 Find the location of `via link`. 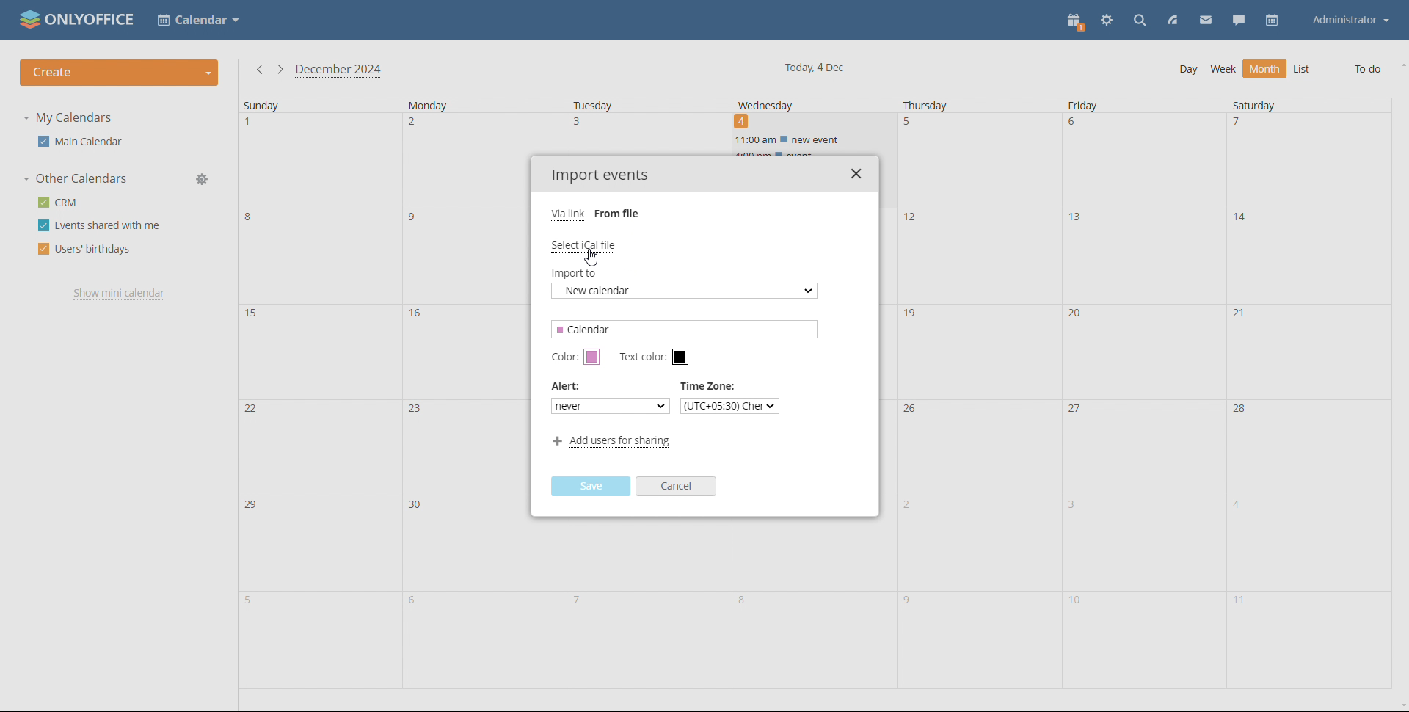

via link is located at coordinates (569, 214).